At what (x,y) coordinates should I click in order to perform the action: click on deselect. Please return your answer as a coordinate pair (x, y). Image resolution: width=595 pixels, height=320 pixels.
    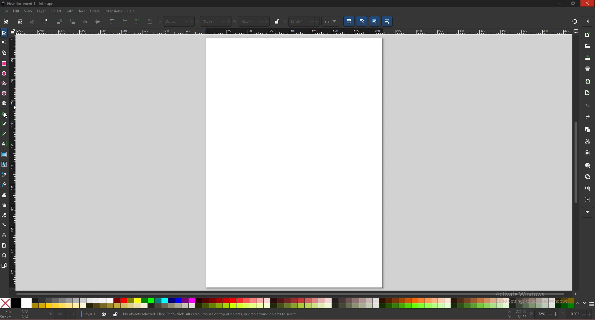
    Looking at the image, I should click on (32, 21).